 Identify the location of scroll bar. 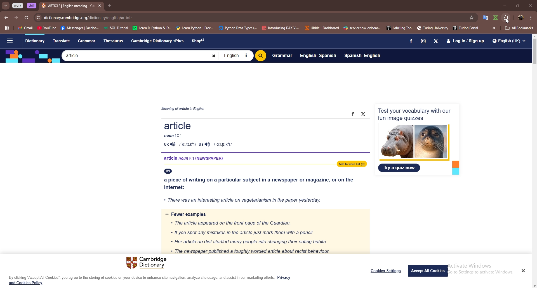
(535, 52).